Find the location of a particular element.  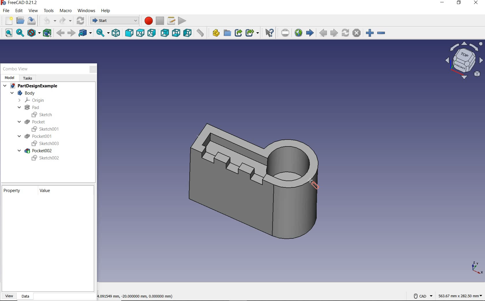

start page is located at coordinates (310, 33).